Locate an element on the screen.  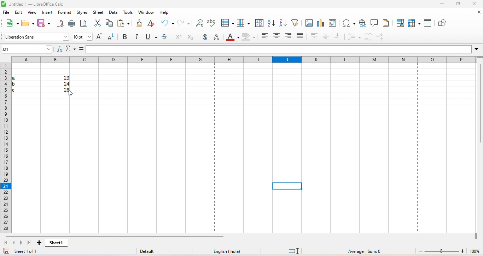
maximize is located at coordinates (456, 5).